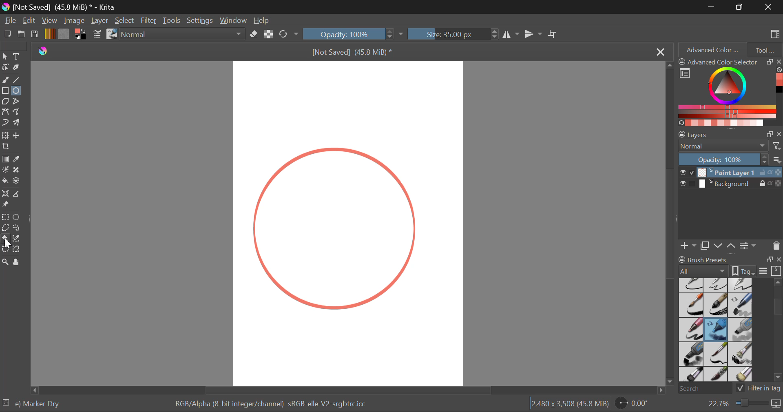 The height and width of the screenshot is (412, 783). Describe the element at coordinates (51, 21) in the screenshot. I see `View` at that location.